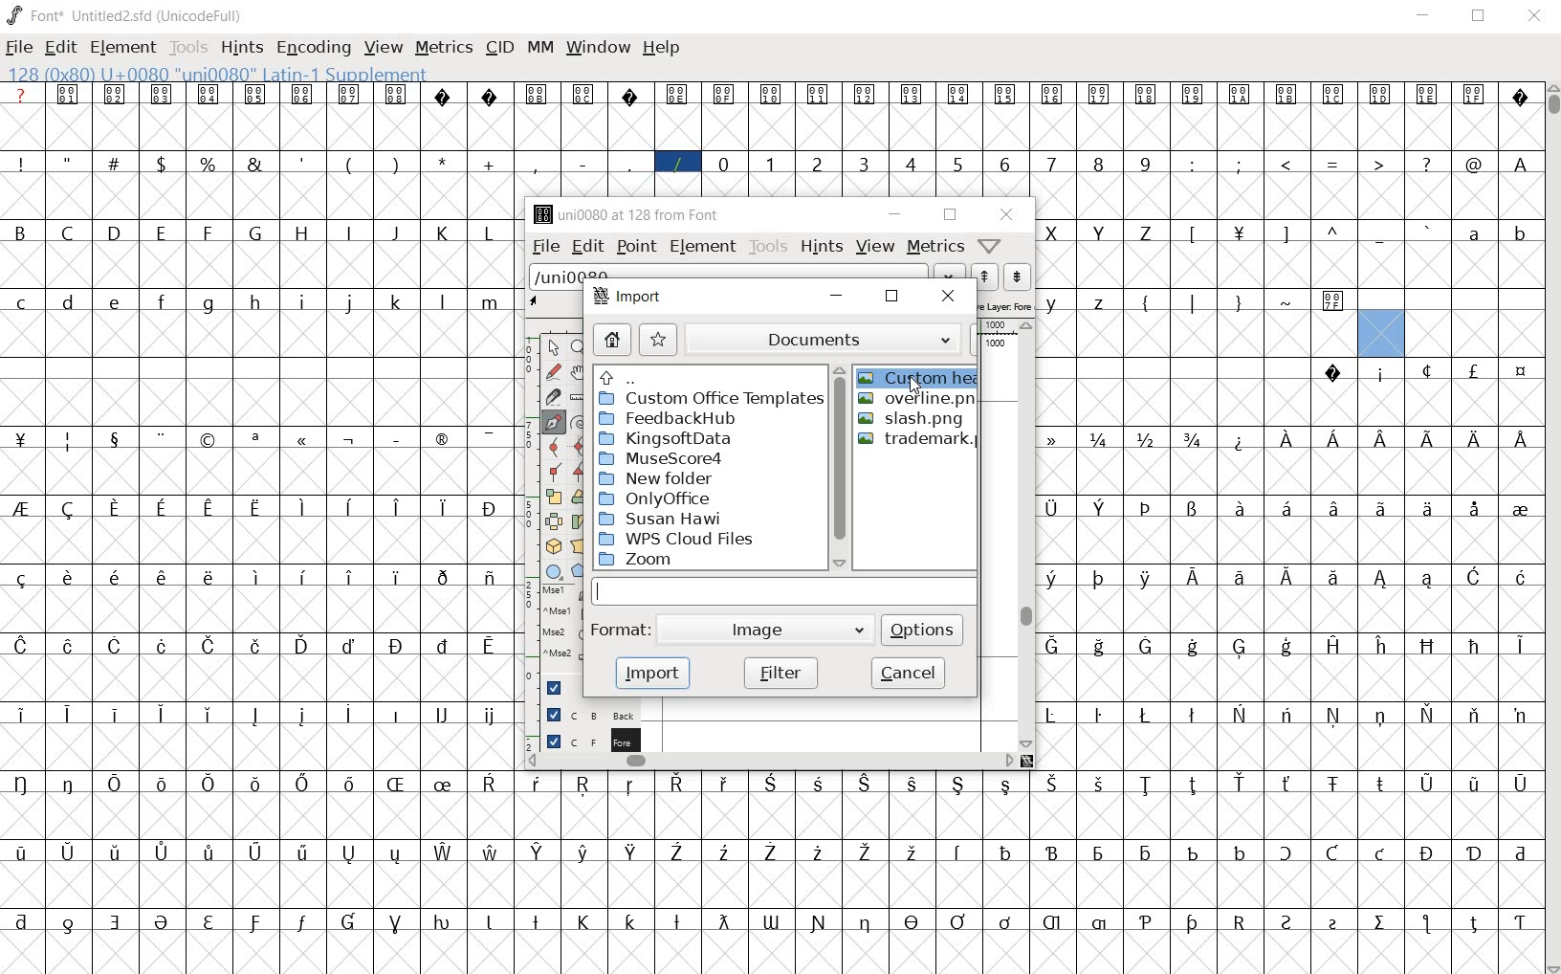  Describe the element at coordinates (630, 97) in the screenshot. I see `glyph` at that location.